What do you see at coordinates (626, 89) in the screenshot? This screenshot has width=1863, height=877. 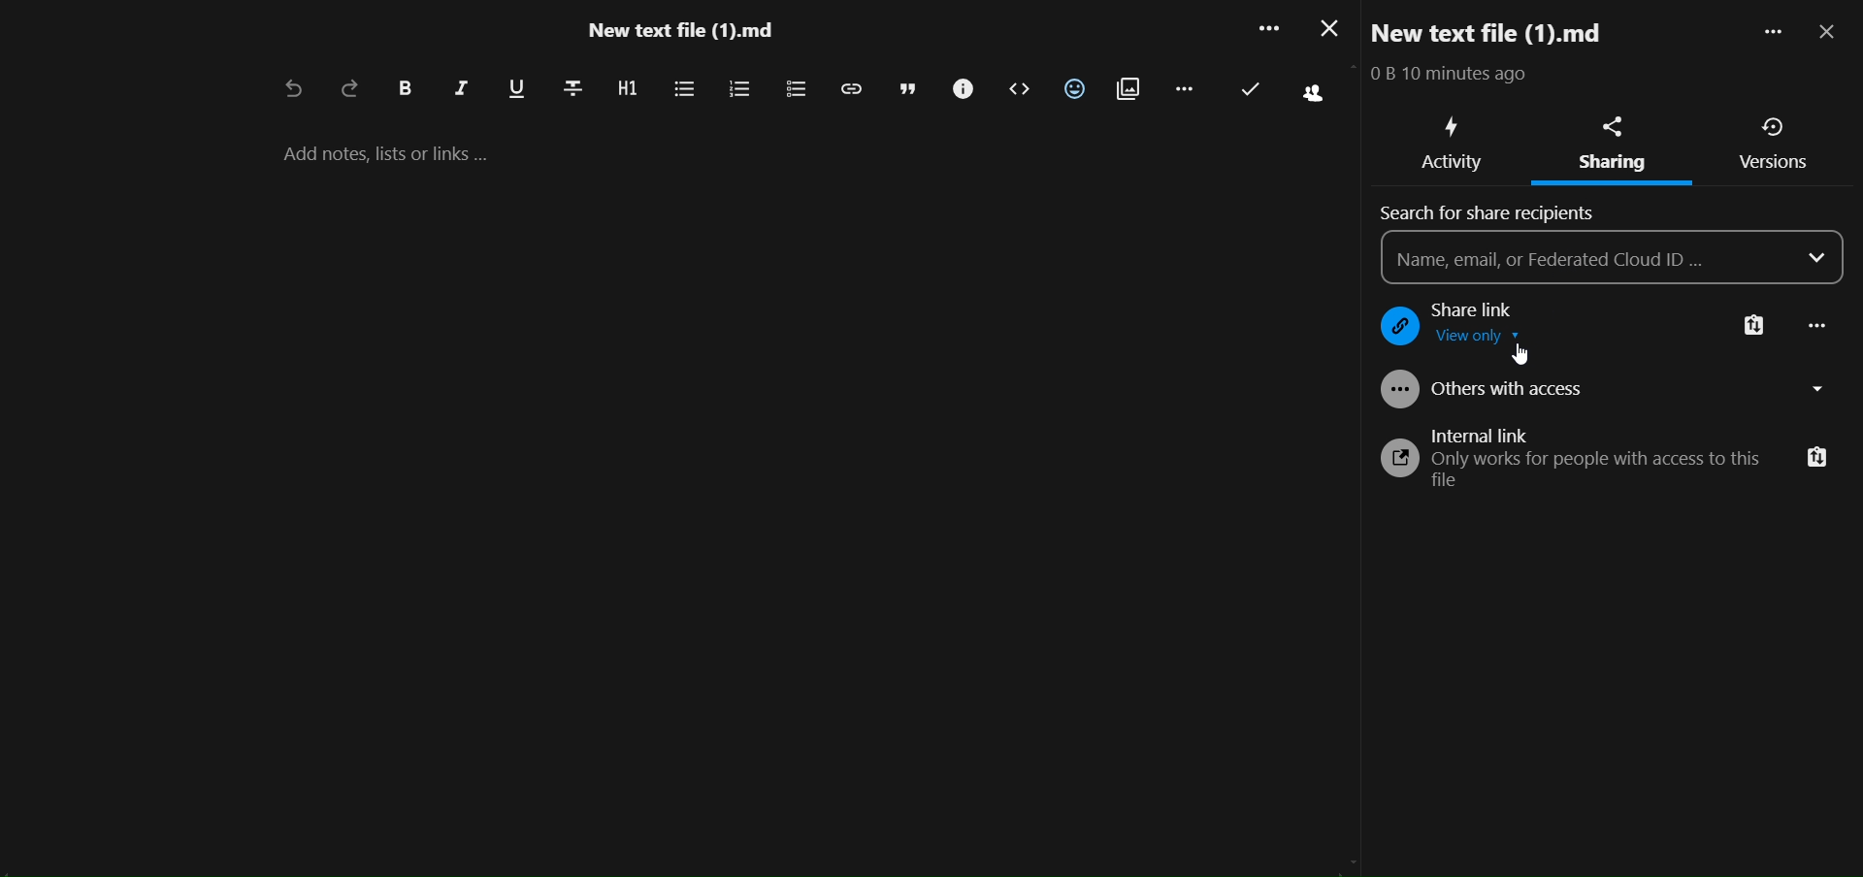 I see `heading` at bounding box center [626, 89].